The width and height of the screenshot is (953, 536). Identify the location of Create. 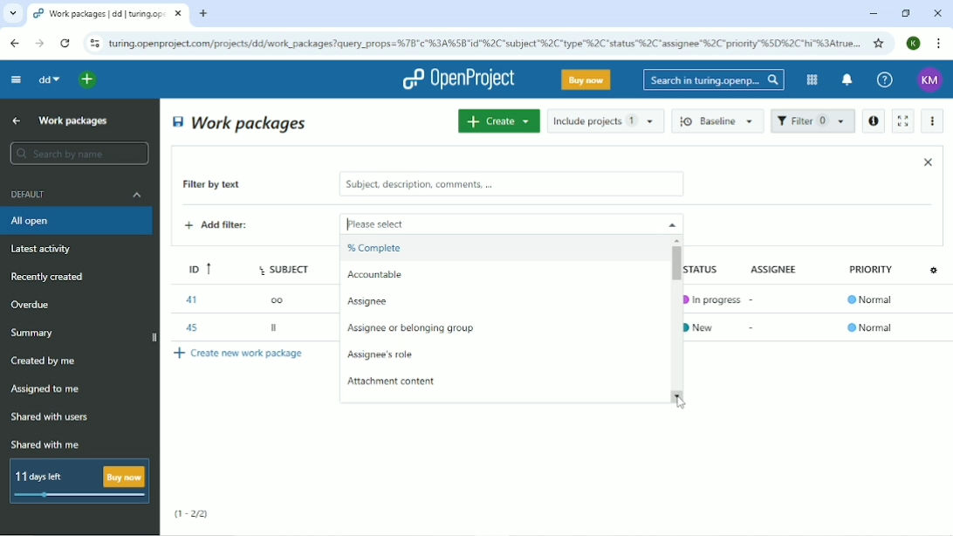
(498, 120).